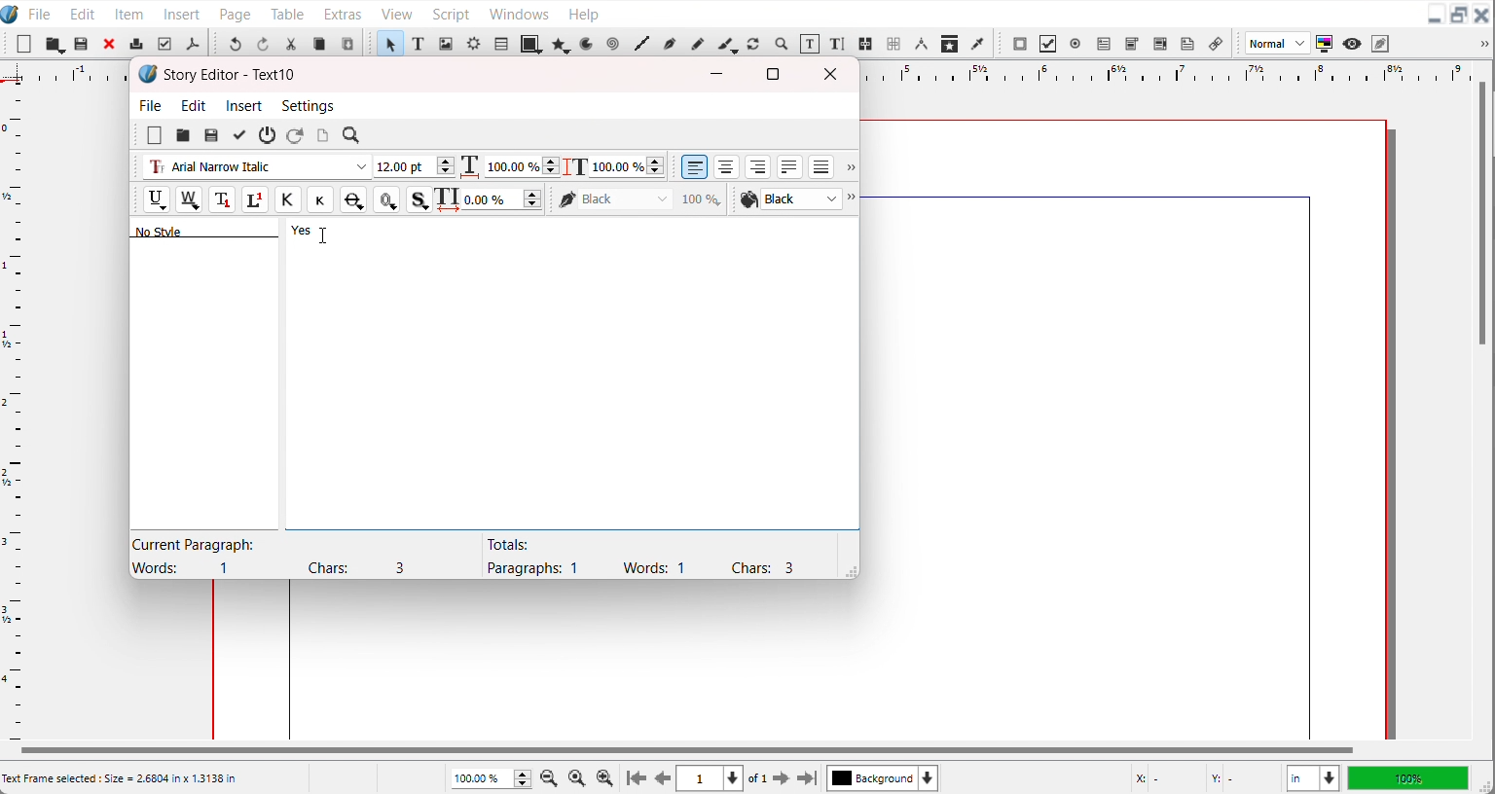 This screenshot has width=1495, height=794. Describe the element at coordinates (921, 44) in the screenshot. I see `Measurements` at that location.